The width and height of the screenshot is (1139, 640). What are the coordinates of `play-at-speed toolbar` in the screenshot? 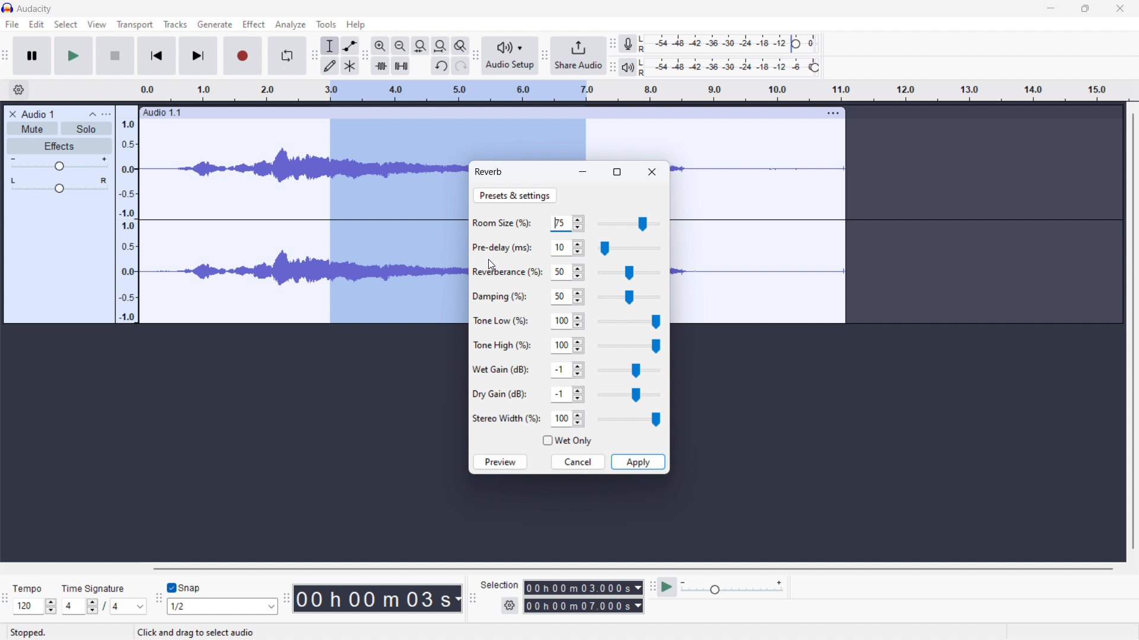 It's located at (653, 586).